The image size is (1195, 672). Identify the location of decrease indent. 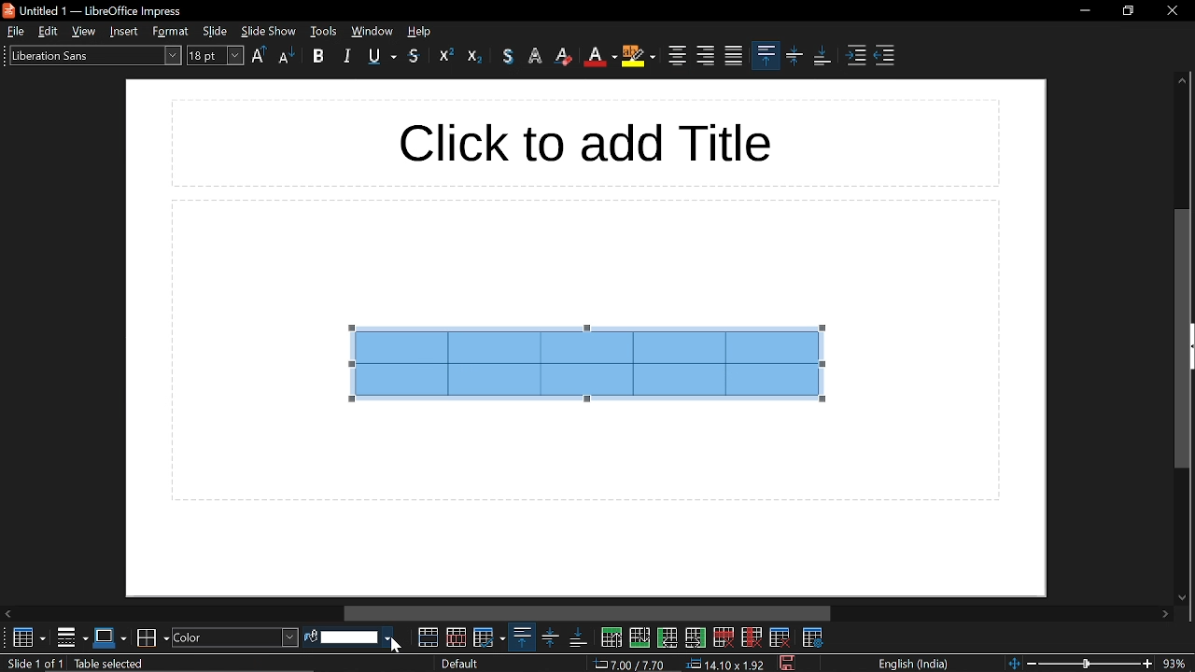
(886, 54).